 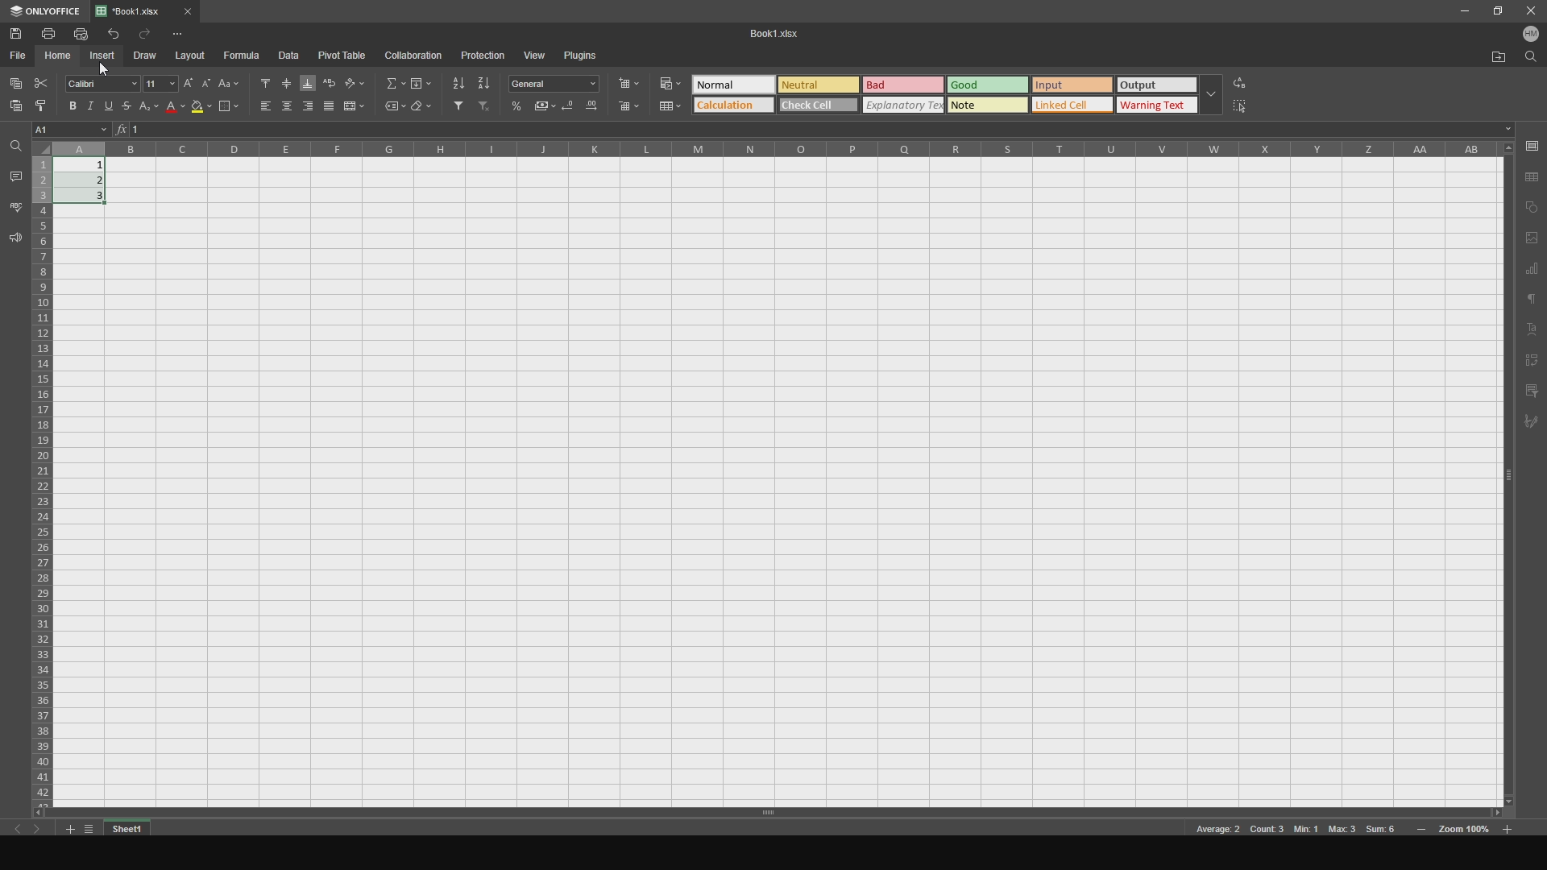 I want to click on align top, so click(x=261, y=81).